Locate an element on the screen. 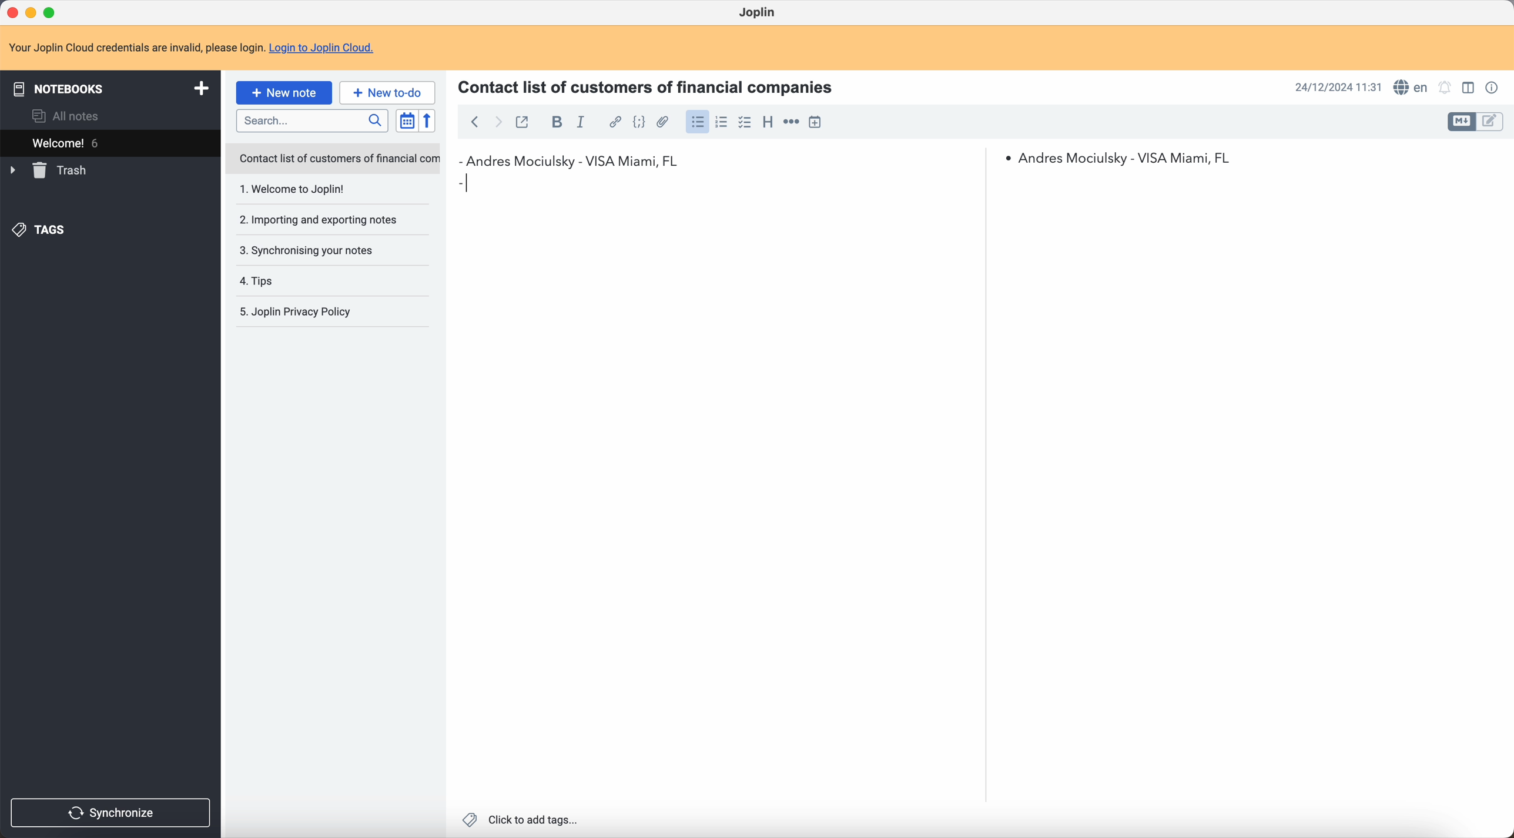 The width and height of the screenshot is (1514, 838). bold is located at coordinates (555, 122).